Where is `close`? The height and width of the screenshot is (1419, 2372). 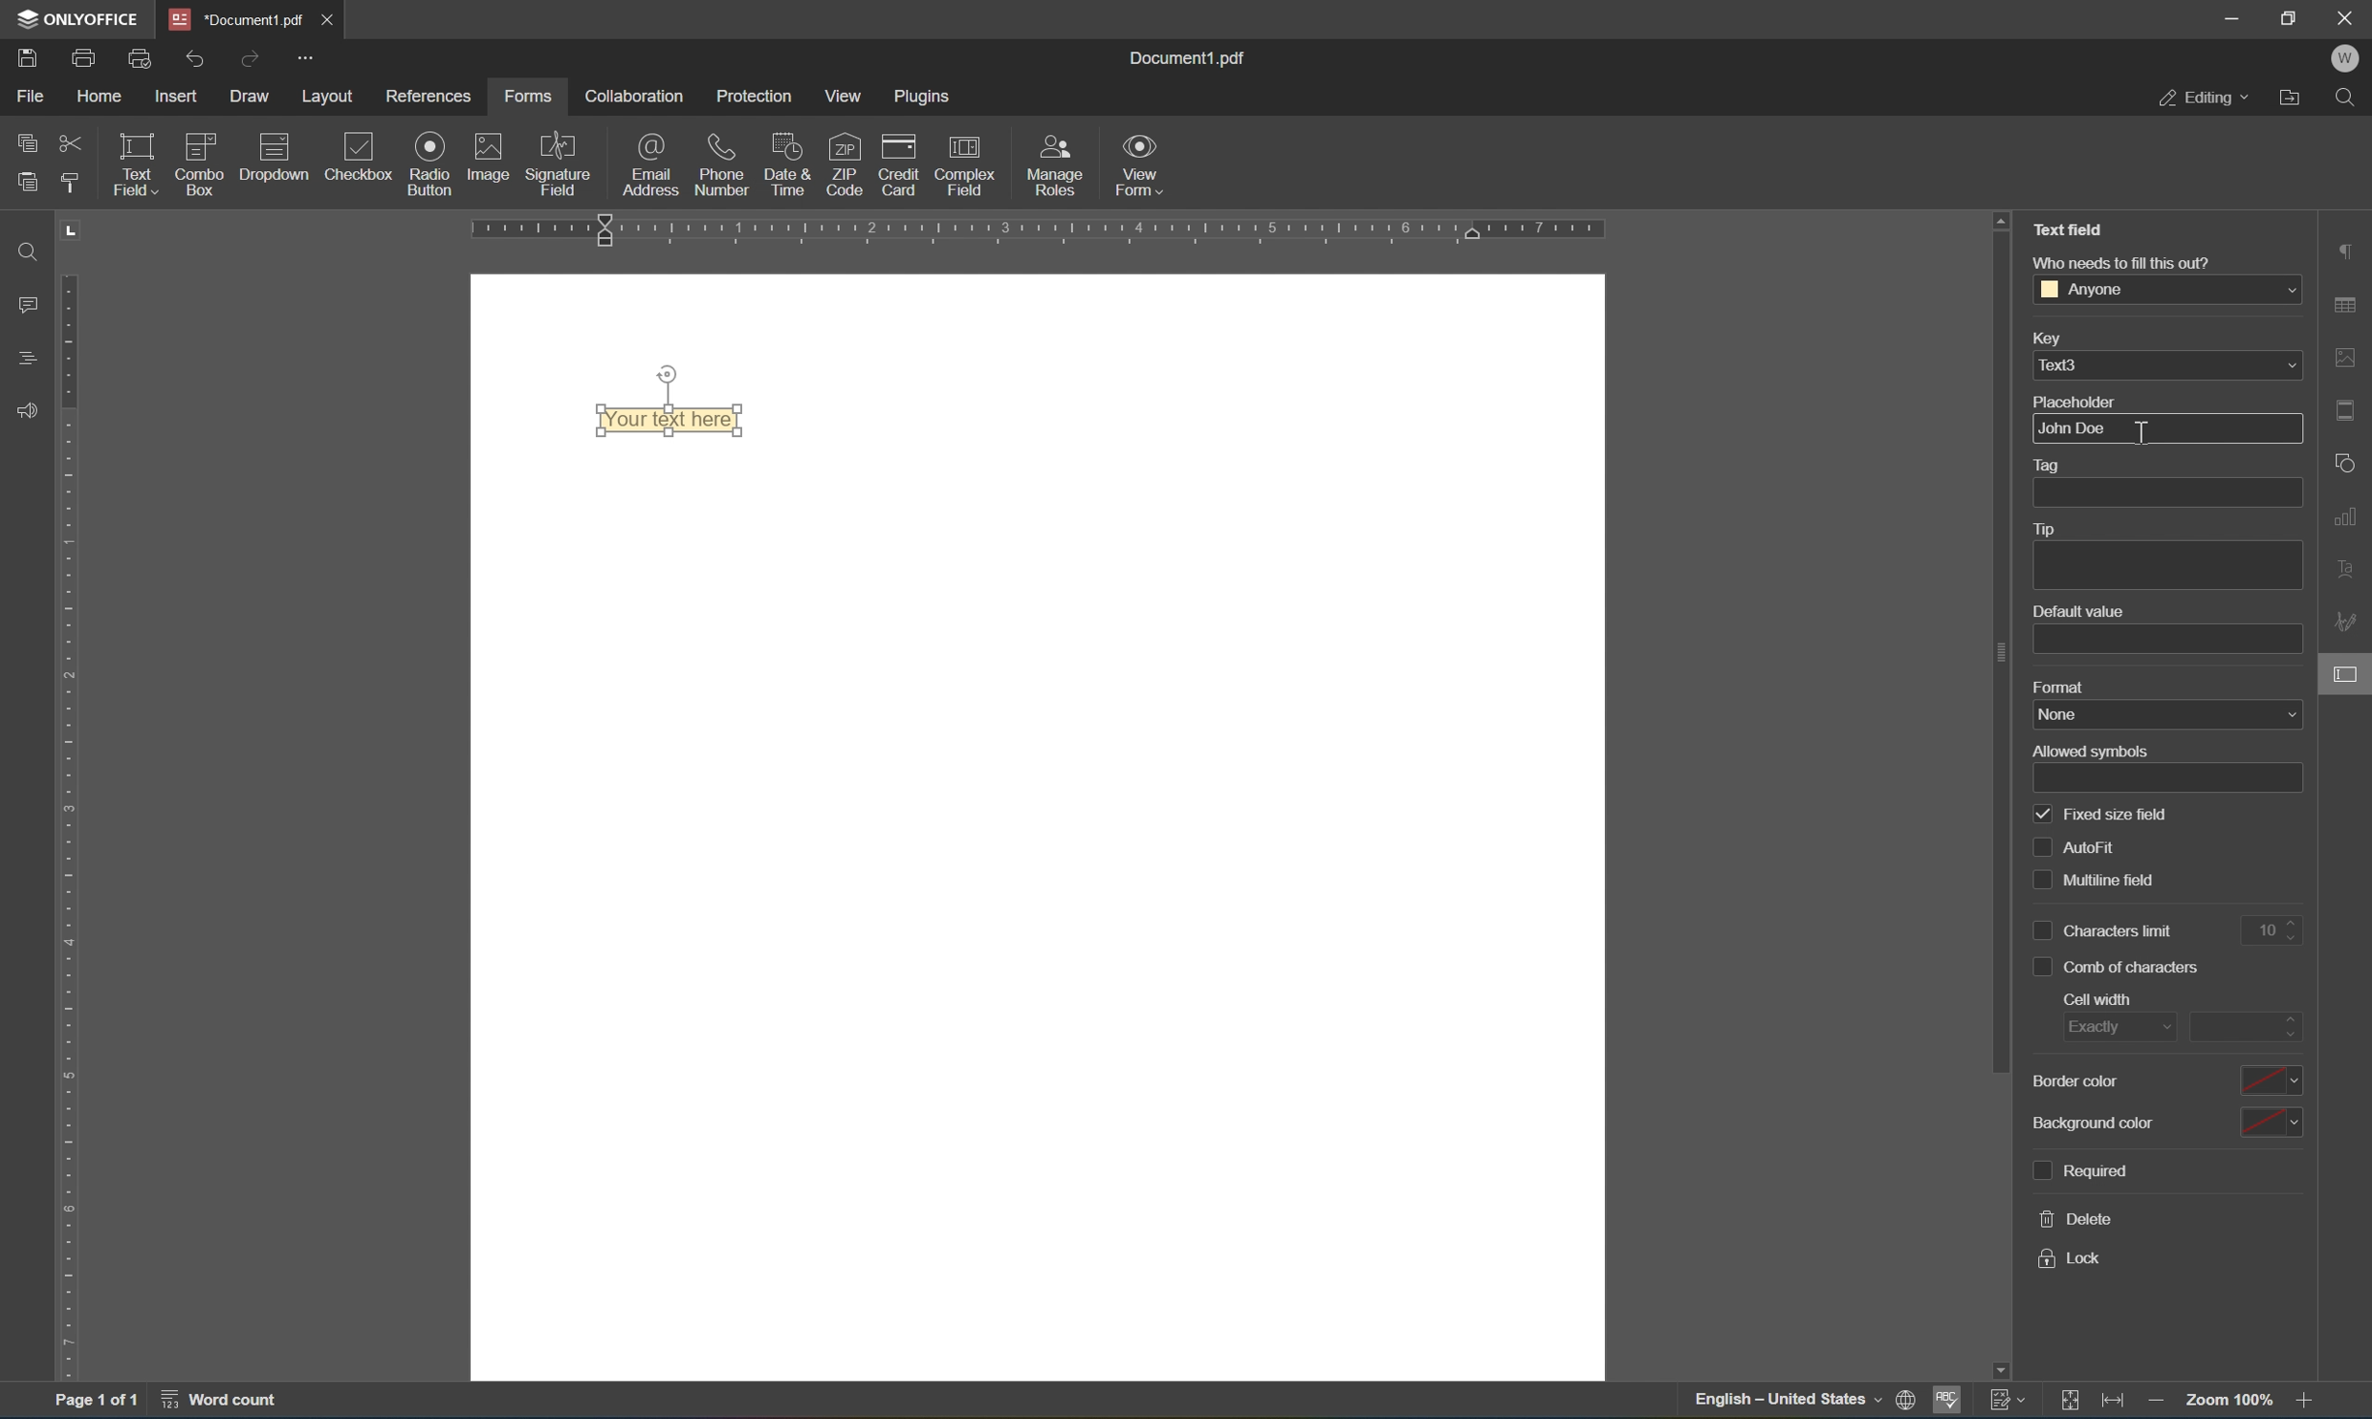
close is located at coordinates (2347, 16).